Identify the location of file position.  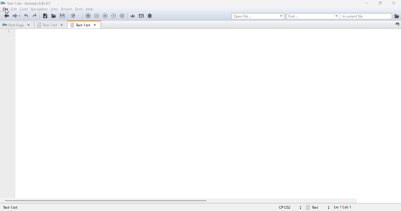
(342, 207).